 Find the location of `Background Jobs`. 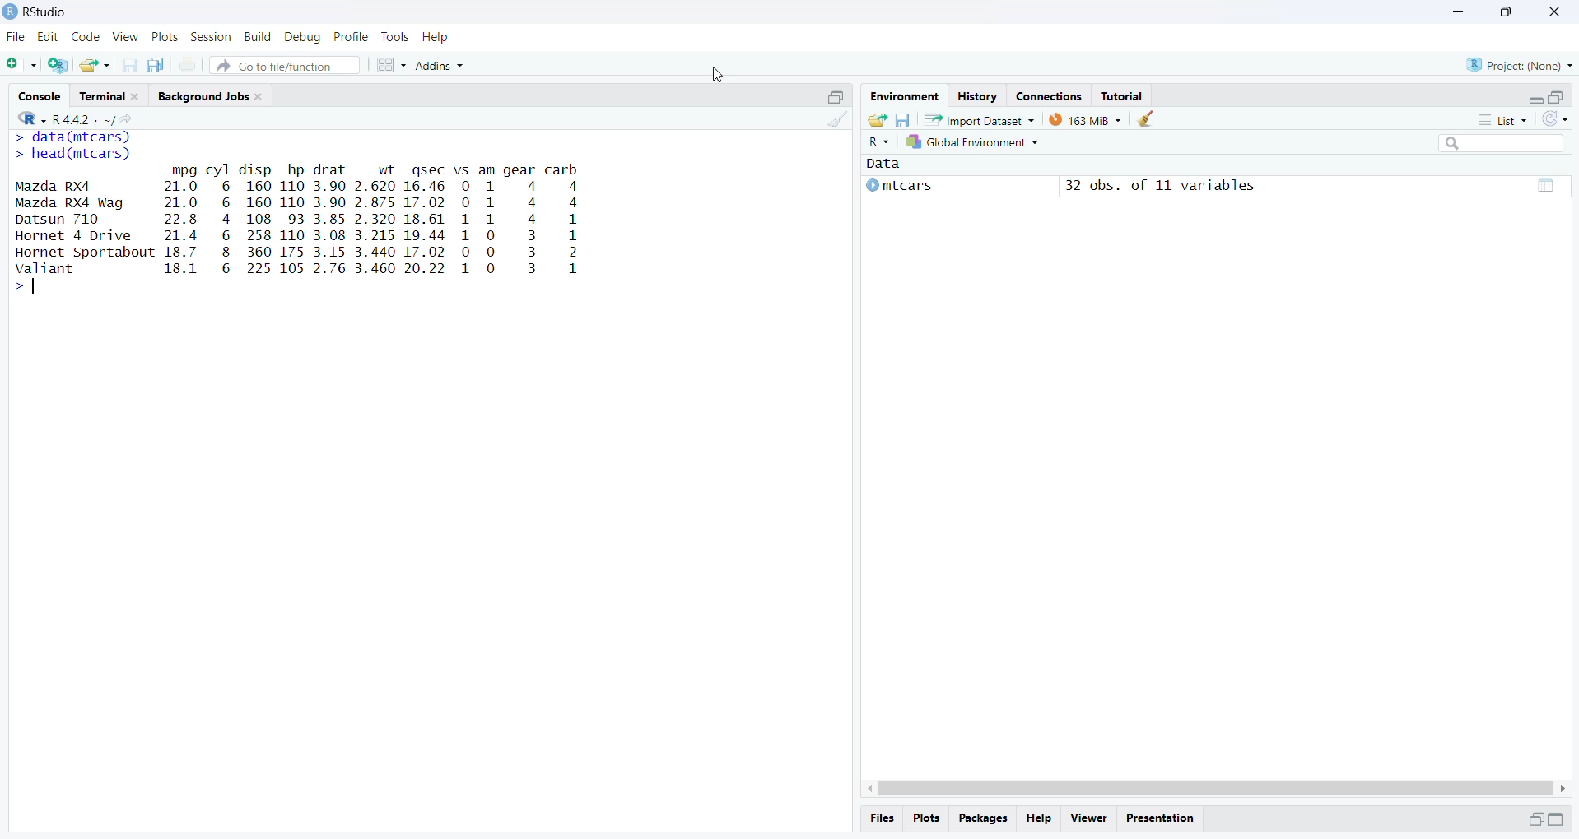

Background Jobs is located at coordinates (202, 96).